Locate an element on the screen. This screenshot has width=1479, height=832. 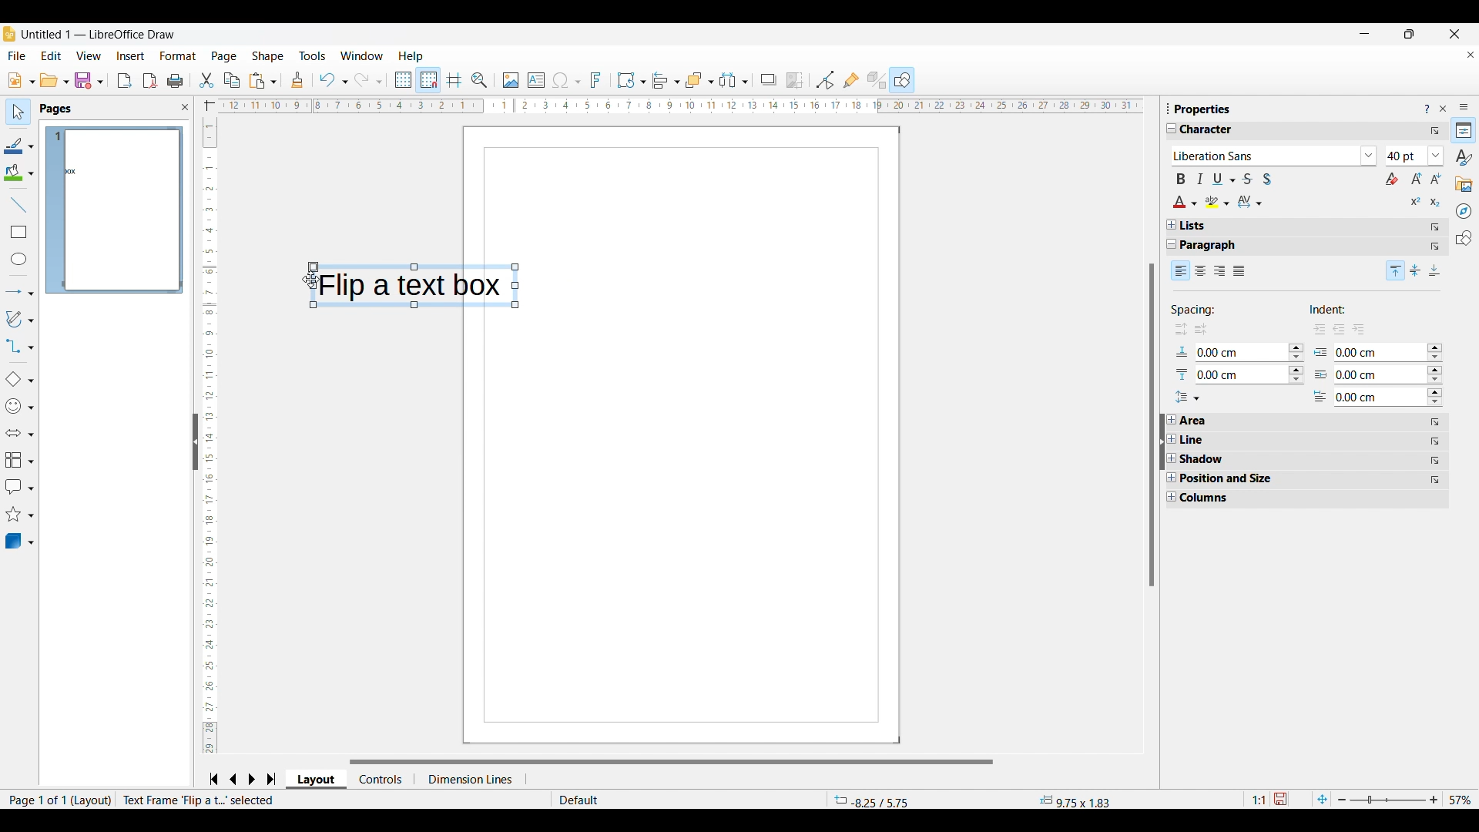
Styles is located at coordinates (1464, 157).